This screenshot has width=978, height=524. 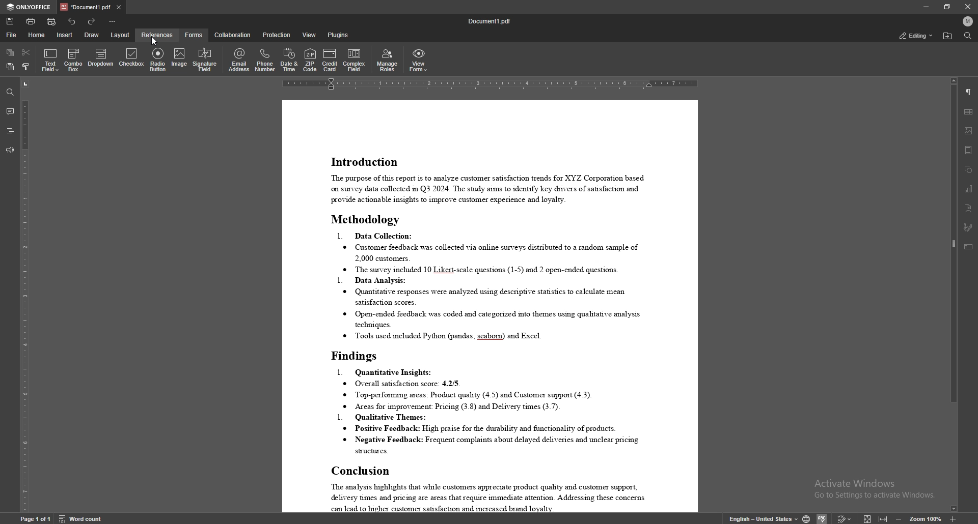 What do you see at coordinates (81, 518) in the screenshot?
I see `word count` at bounding box center [81, 518].